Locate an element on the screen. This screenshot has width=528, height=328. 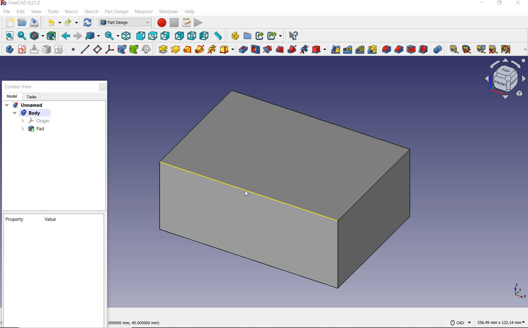
box sketch is located at coordinates (287, 190).